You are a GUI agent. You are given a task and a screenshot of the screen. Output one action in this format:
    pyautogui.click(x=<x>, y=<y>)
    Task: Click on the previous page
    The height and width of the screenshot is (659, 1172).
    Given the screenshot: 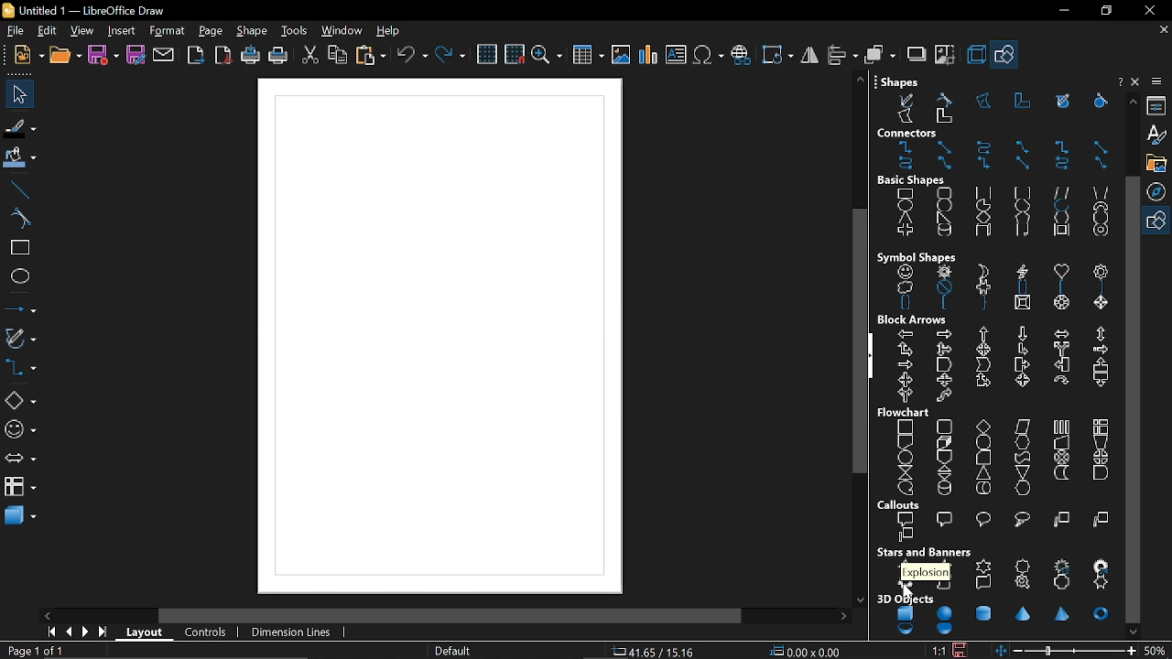 What is the action you would take?
    pyautogui.click(x=69, y=632)
    